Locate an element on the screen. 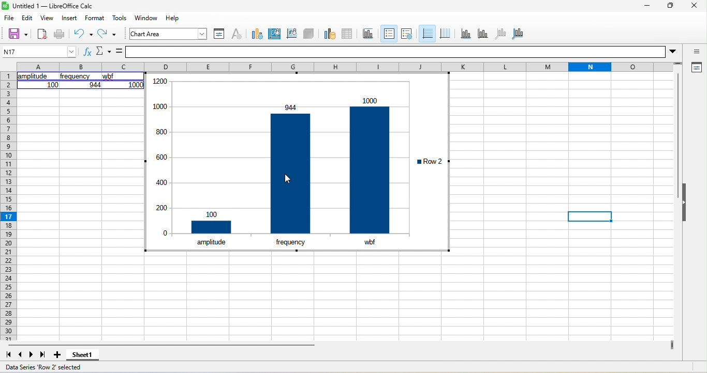  previous sheet is located at coordinates (21, 355).